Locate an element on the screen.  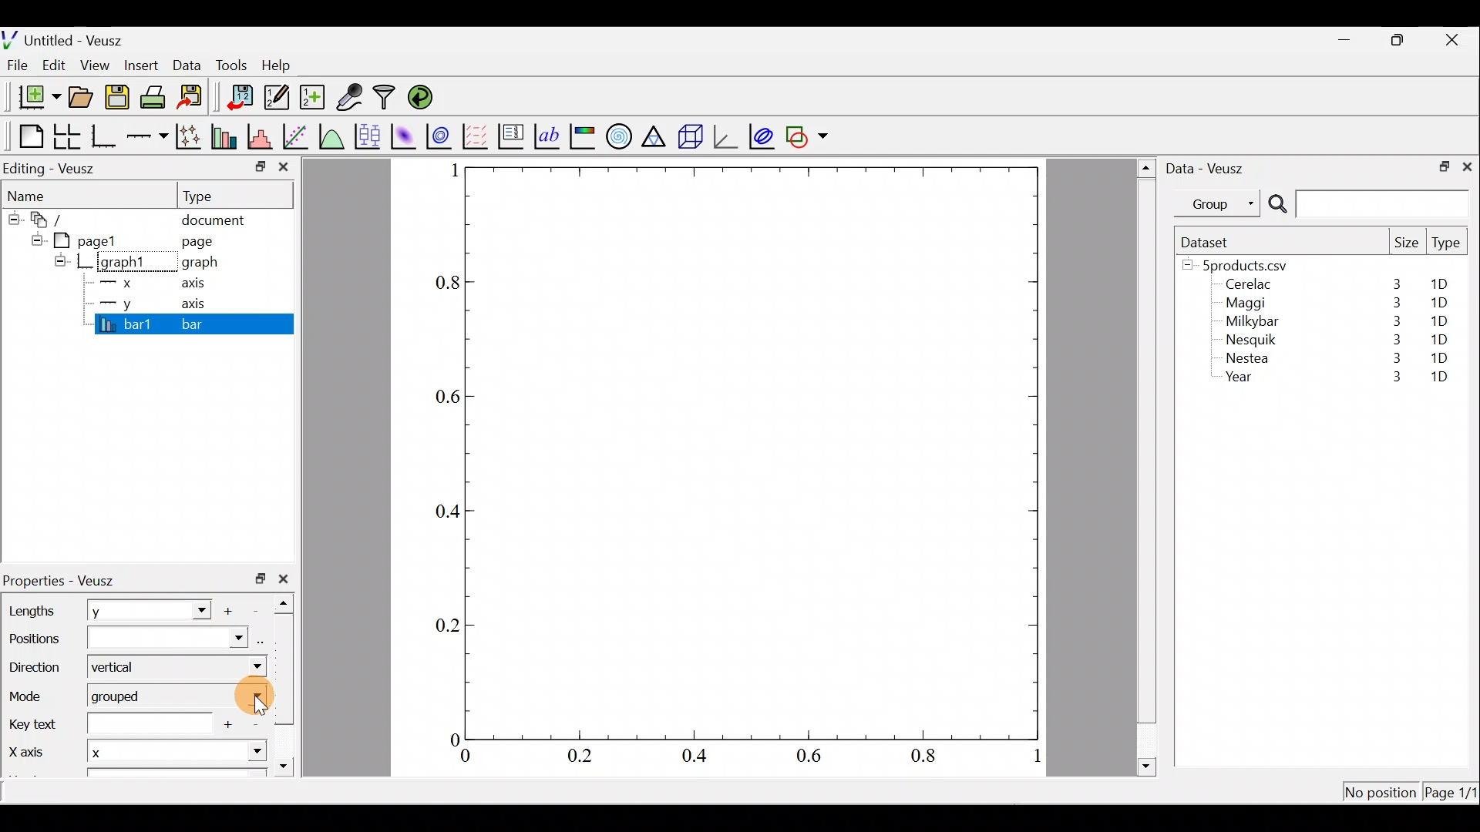
Edit is located at coordinates (54, 64).